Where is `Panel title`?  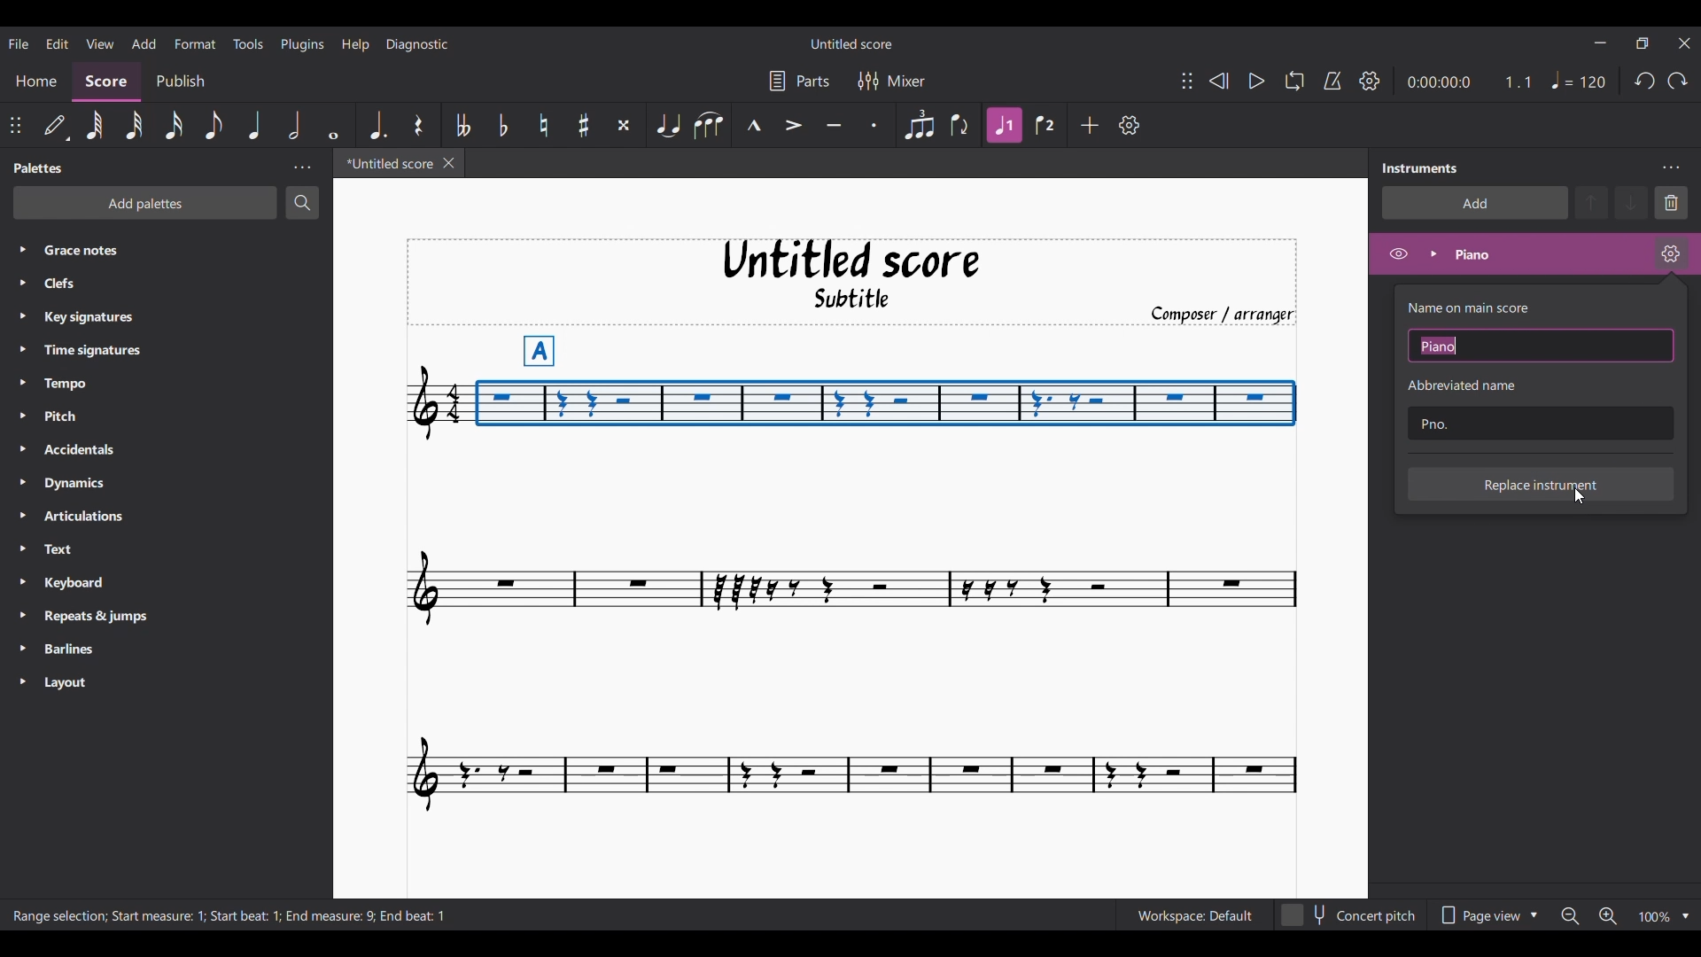 Panel title is located at coordinates (1424, 168).